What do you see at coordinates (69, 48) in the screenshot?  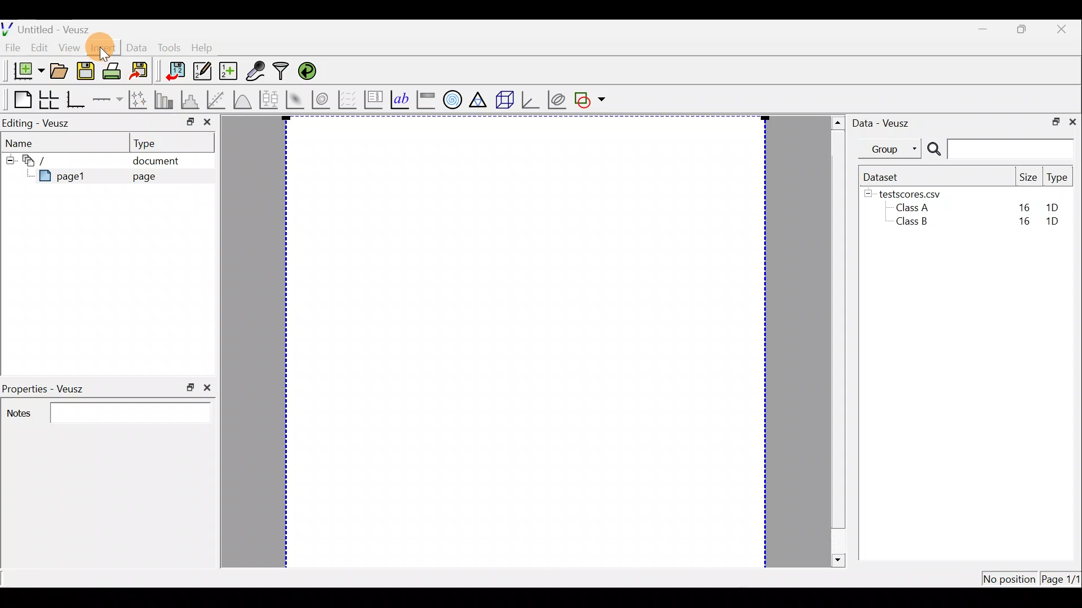 I see `View` at bounding box center [69, 48].